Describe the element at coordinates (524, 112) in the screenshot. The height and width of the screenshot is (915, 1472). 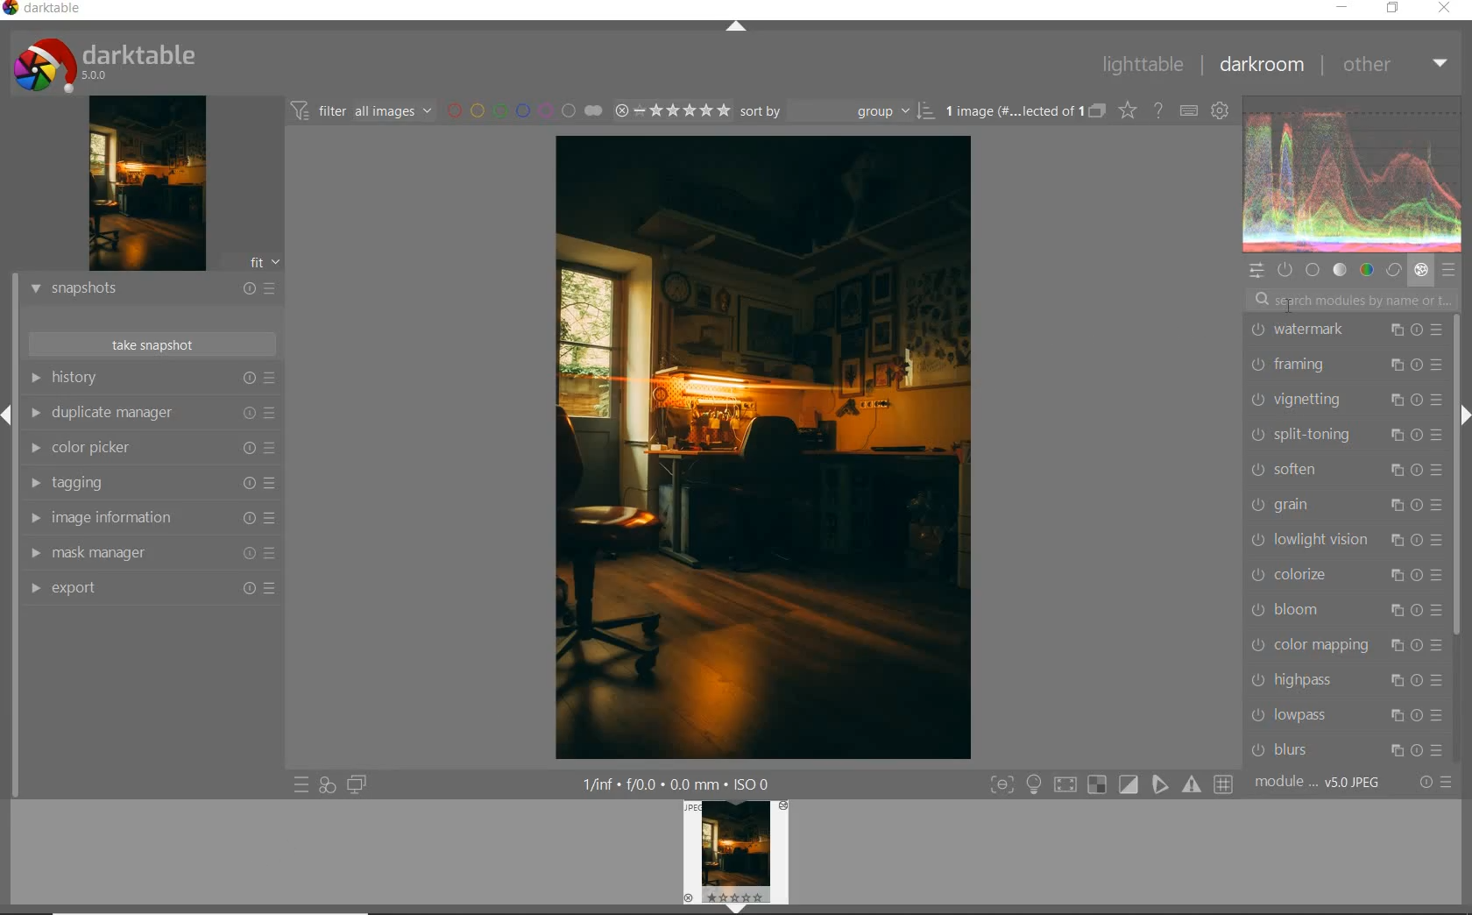
I see `filter by image color` at that location.